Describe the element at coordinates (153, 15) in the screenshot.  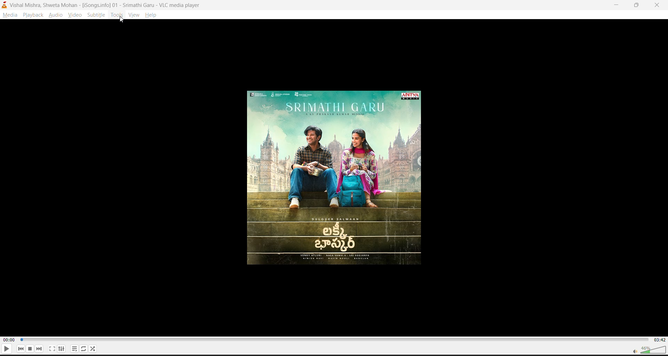
I see `help` at that location.